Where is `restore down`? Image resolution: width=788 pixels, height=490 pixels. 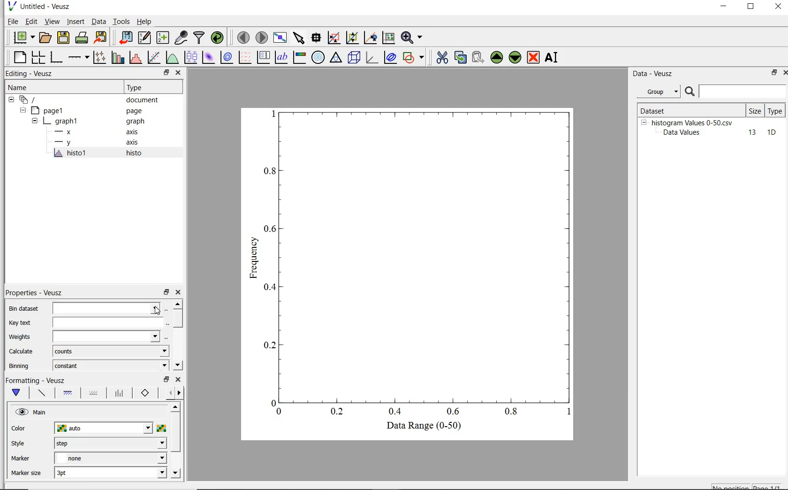 restore down is located at coordinates (166, 380).